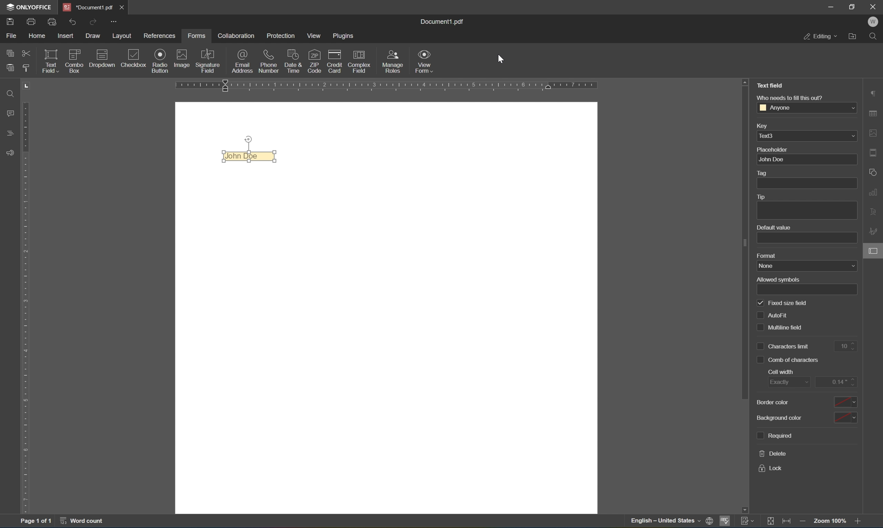 This screenshot has height=528, width=883. I want to click on references, so click(160, 37).